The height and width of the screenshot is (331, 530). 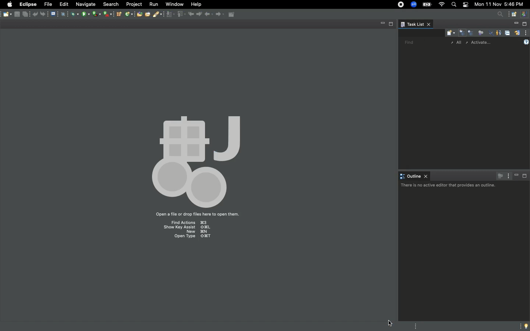 What do you see at coordinates (526, 33) in the screenshot?
I see `View menu` at bounding box center [526, 33].